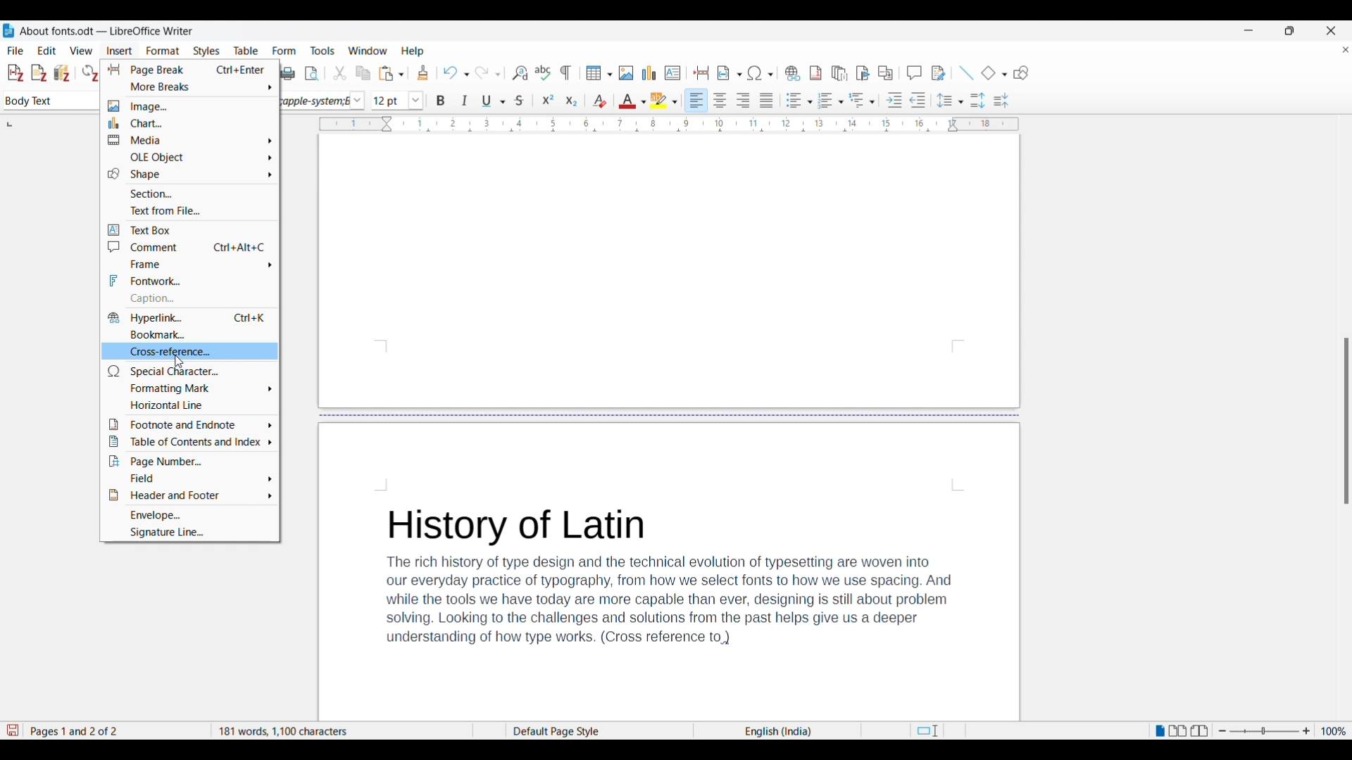  I want to click on Insert field options, so click(730, 72).